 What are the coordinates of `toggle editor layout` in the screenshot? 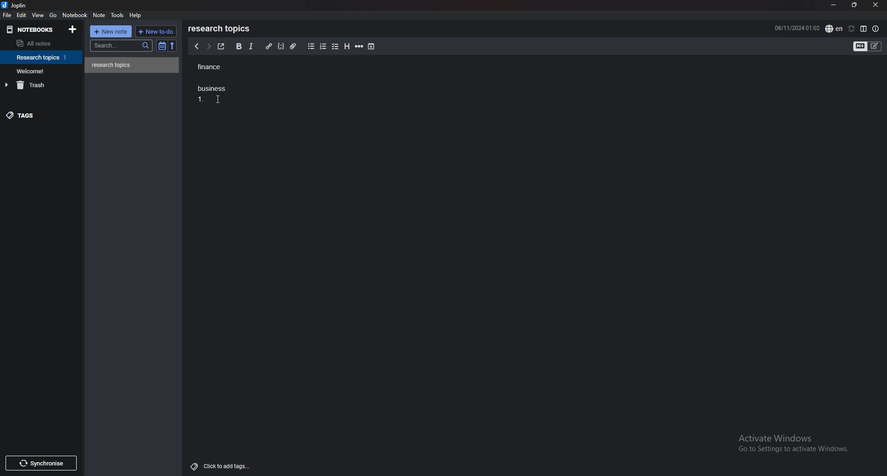 It's located at (863, 29).